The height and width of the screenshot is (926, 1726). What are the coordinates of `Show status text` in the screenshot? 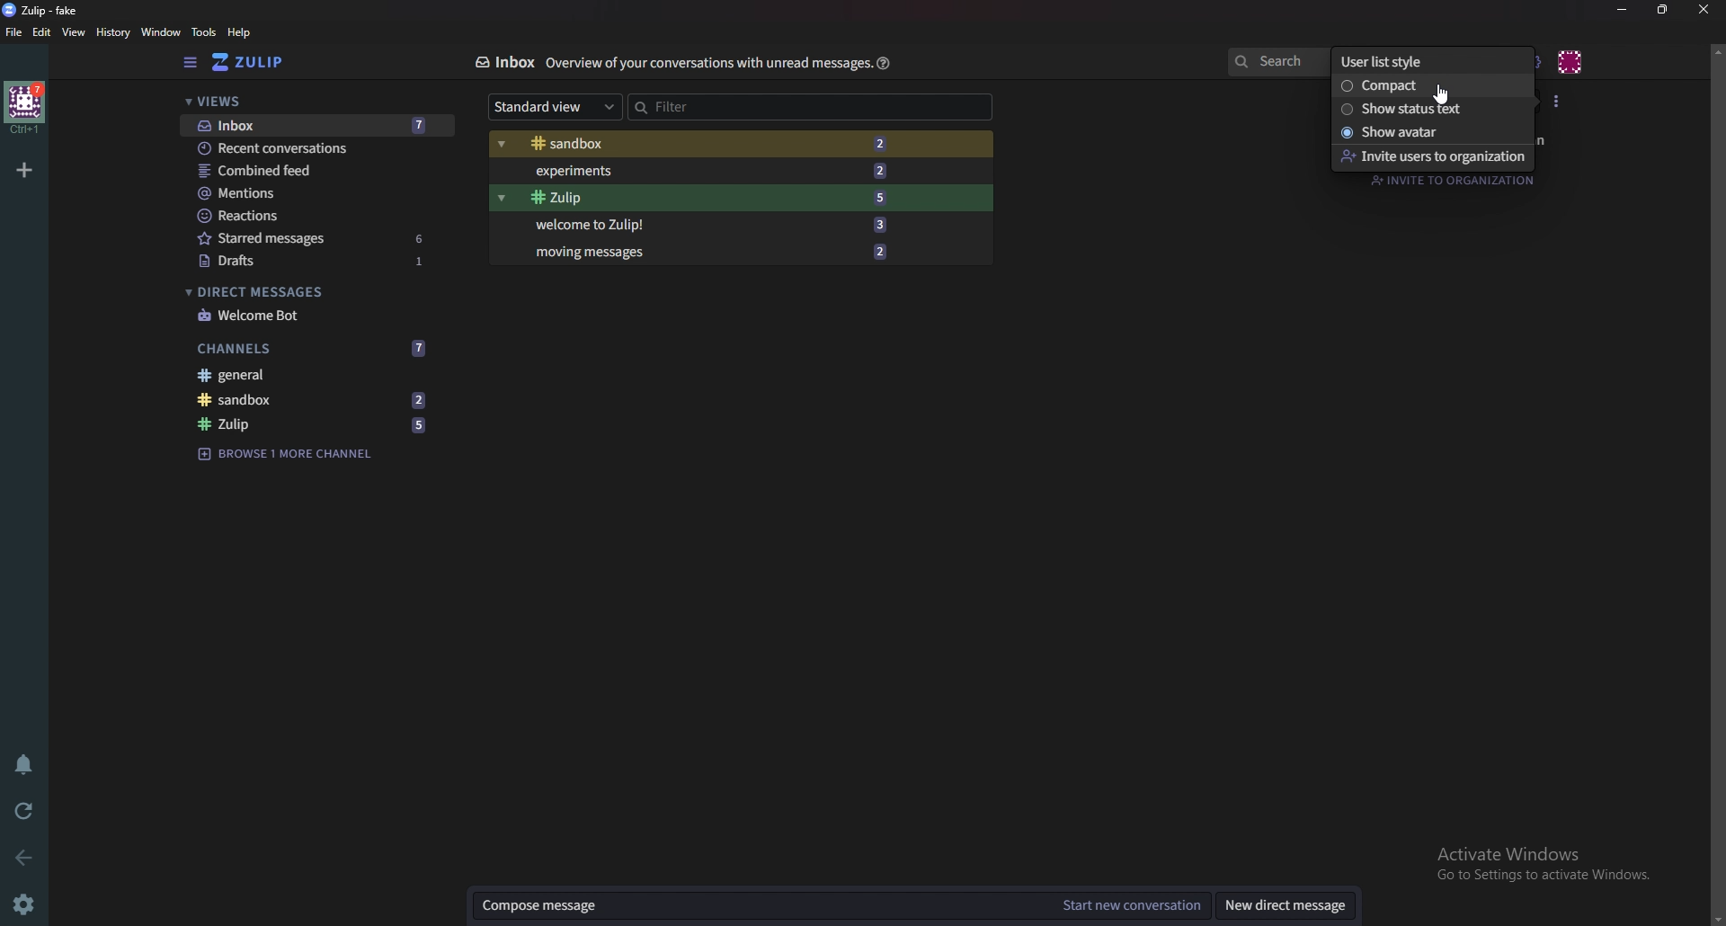 It's located at (1429, 109).